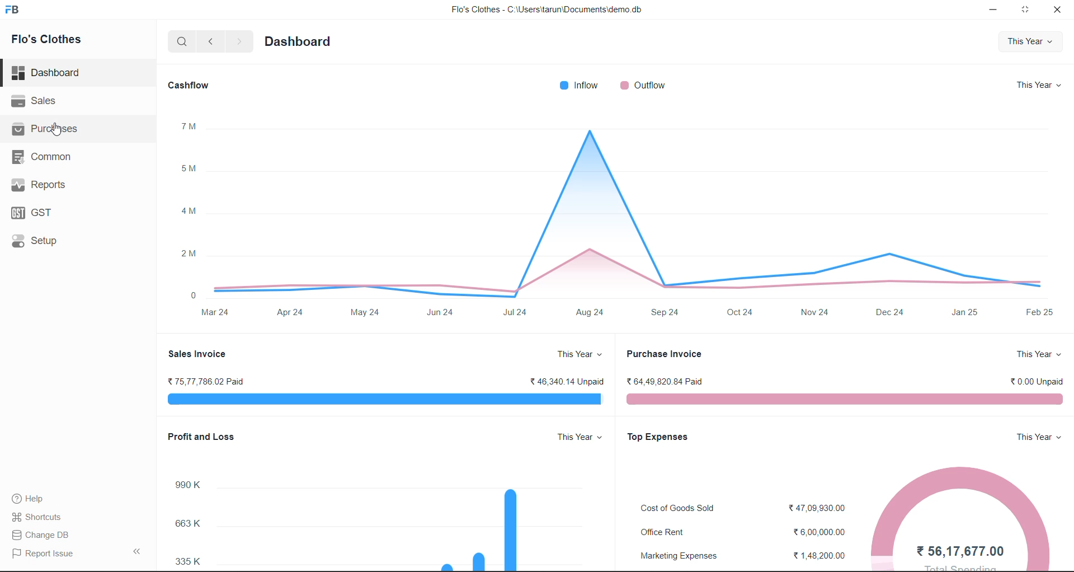 This screenshot has height=572, width=1074. I want to click on Jul 24, so click(517, 311).